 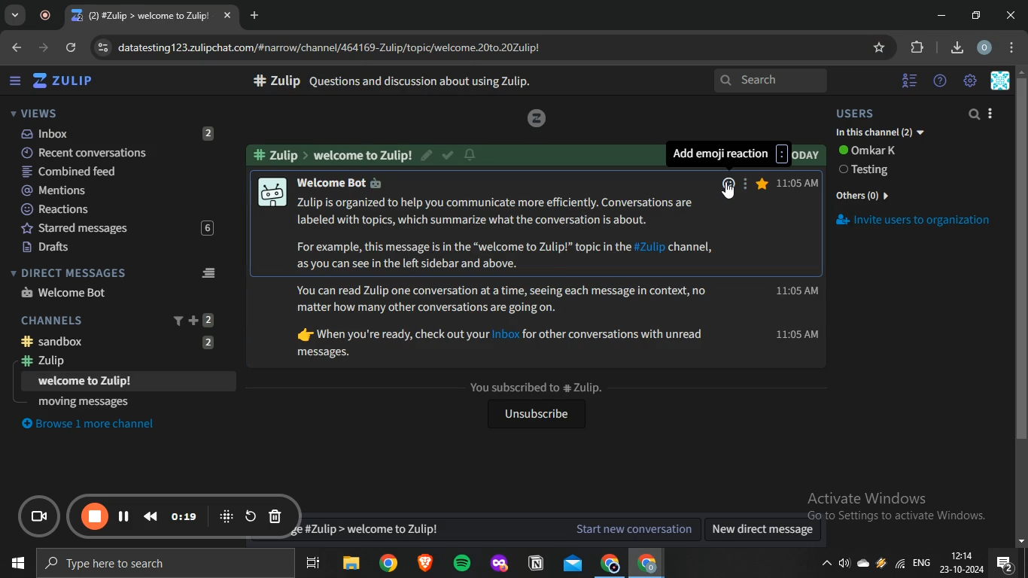 What do you see at coordinates (421, 81) in the screenshot?
I see `Inbox Overview of your conversations with unread messages.` at bounding box center [421, 81].